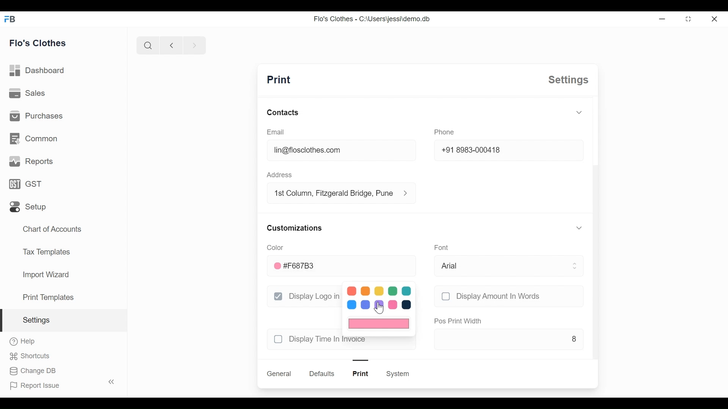 Image resolution: width=728 pixels, height=409 pixels. Describe the element at coordinates (283, 112) in the screenshot. I see `contacts` at that location.